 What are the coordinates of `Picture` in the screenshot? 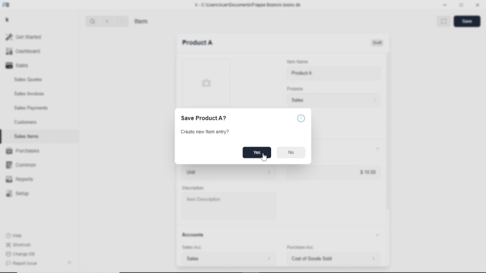 It's located at (206, 83).